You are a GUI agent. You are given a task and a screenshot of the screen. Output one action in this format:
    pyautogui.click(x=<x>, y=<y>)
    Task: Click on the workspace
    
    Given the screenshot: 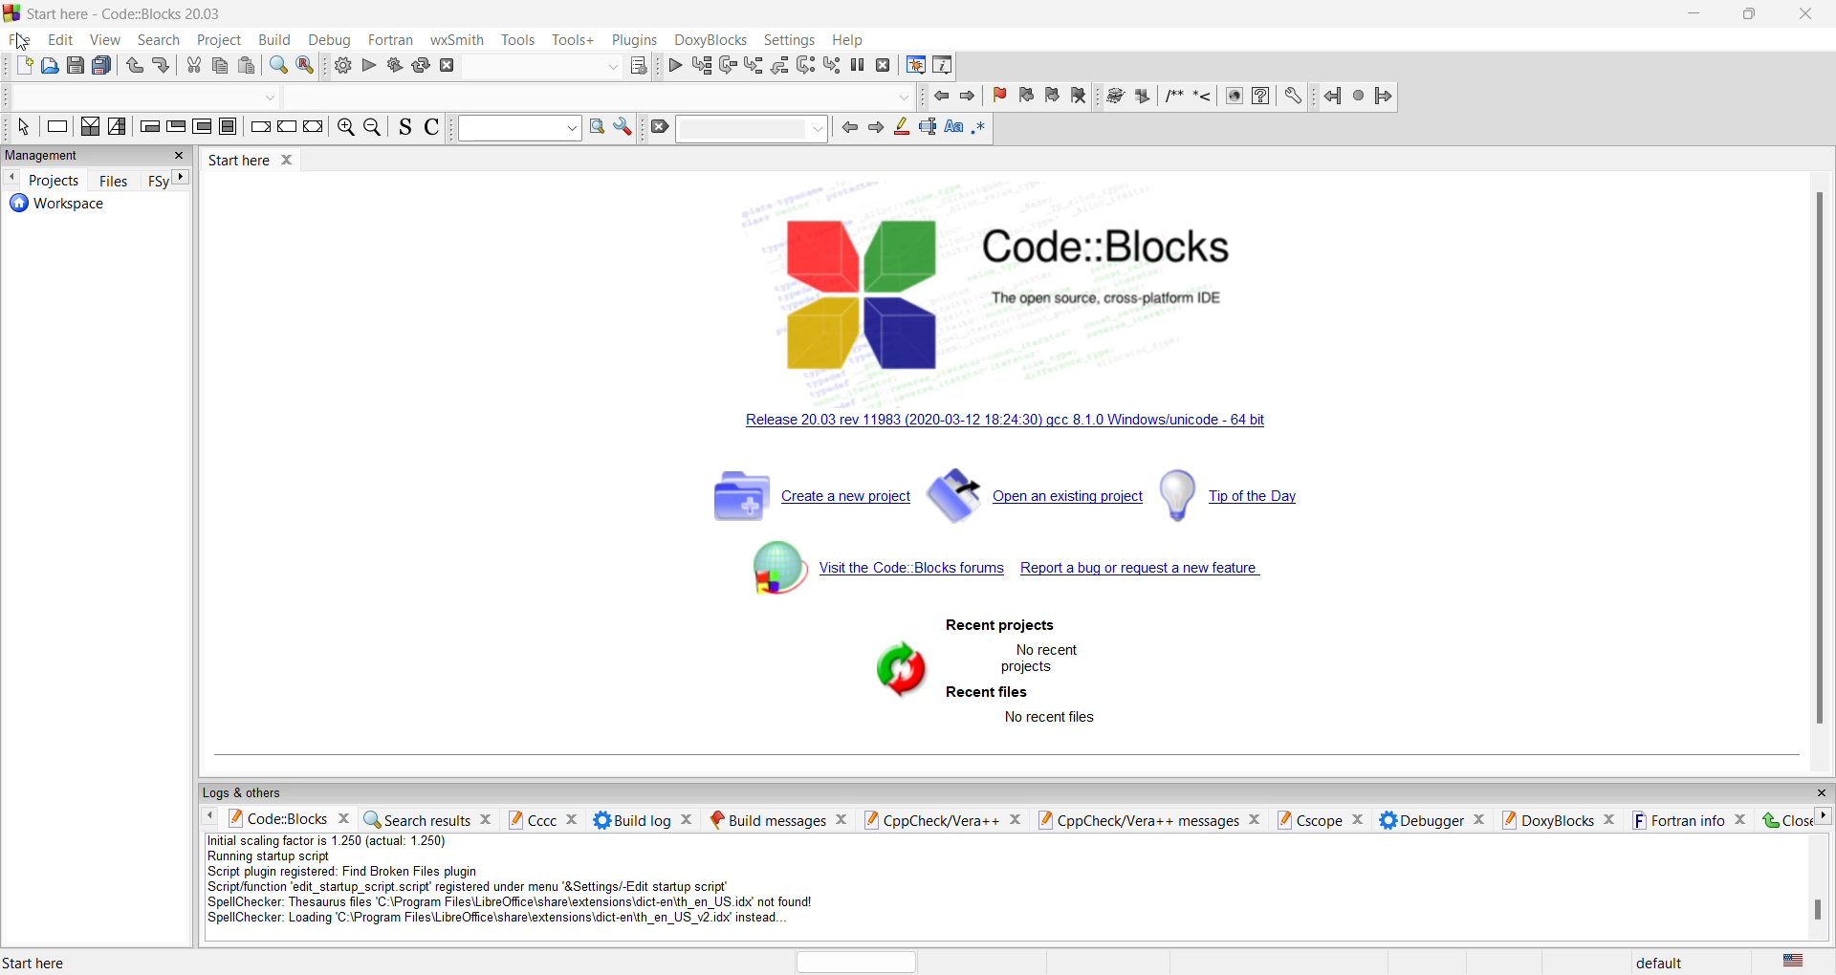 What is the action you would take?
    pyautogui.click(x=102, y=209)
    